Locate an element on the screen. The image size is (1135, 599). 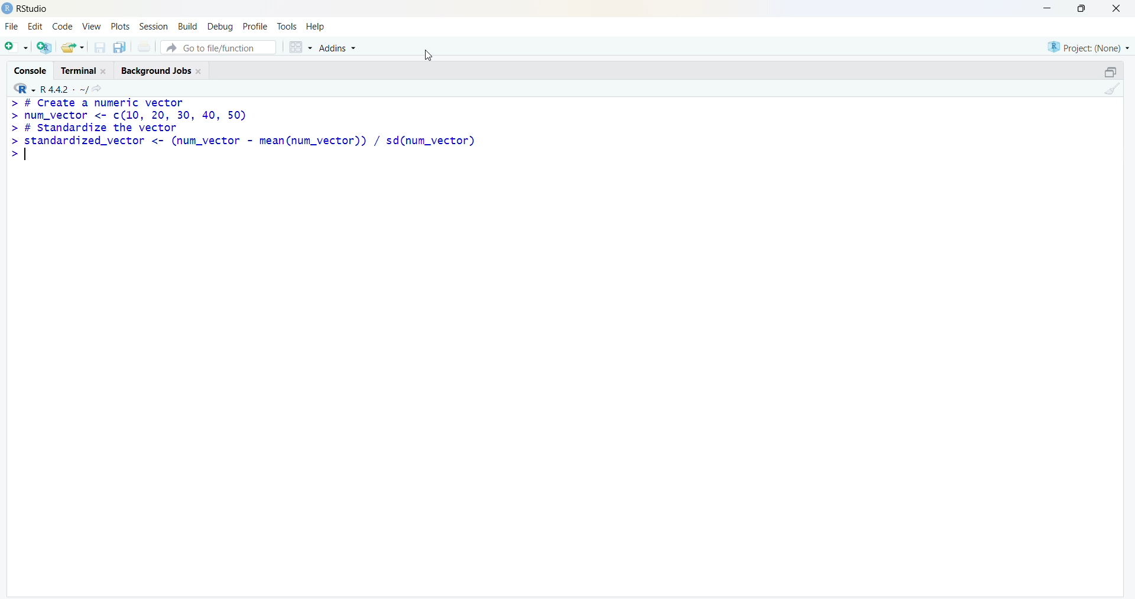
R 4.4.2 ~/ is located at coordinates (63, 89).